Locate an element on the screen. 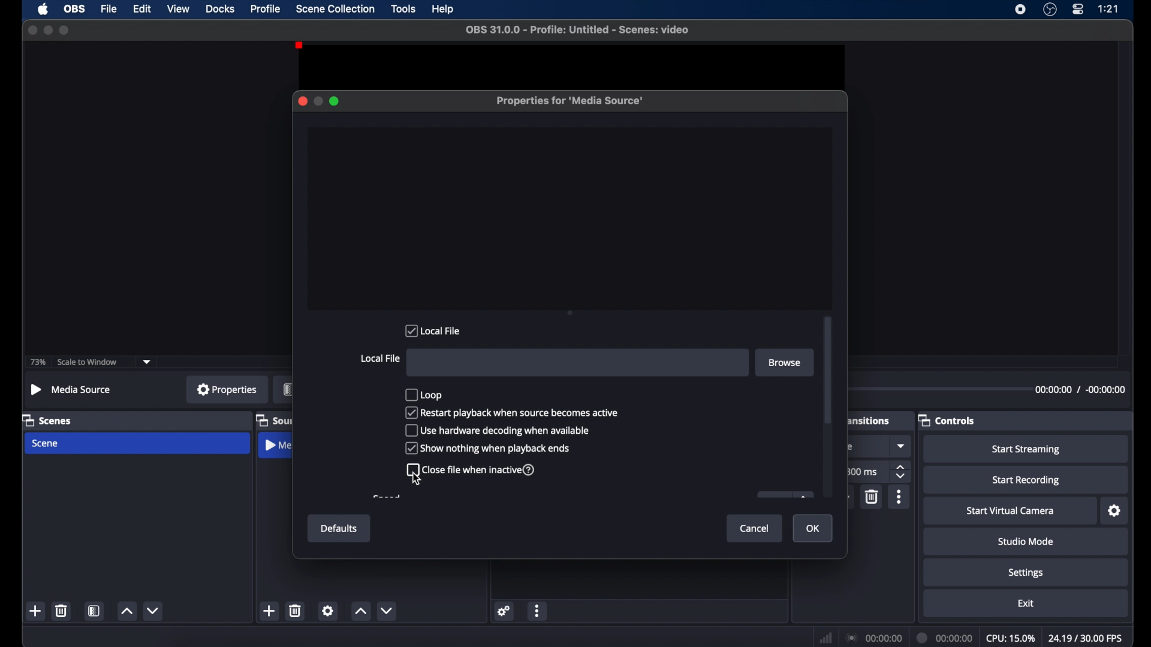  add is located at coordinates (269, 610).